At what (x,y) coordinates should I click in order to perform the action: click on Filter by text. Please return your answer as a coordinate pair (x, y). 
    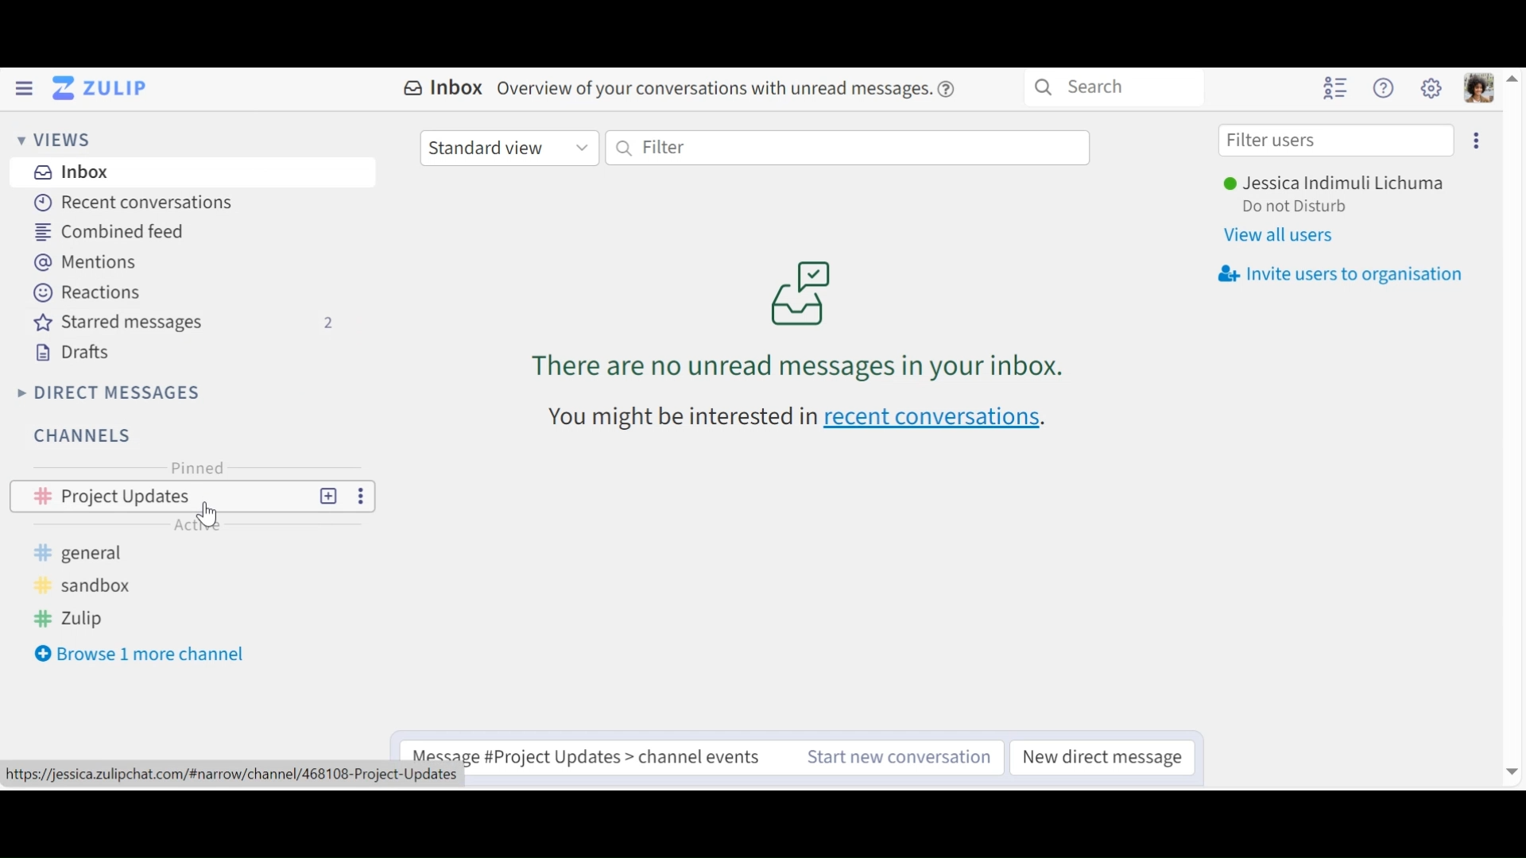
    Looking at the image, I should click on (848, 148).